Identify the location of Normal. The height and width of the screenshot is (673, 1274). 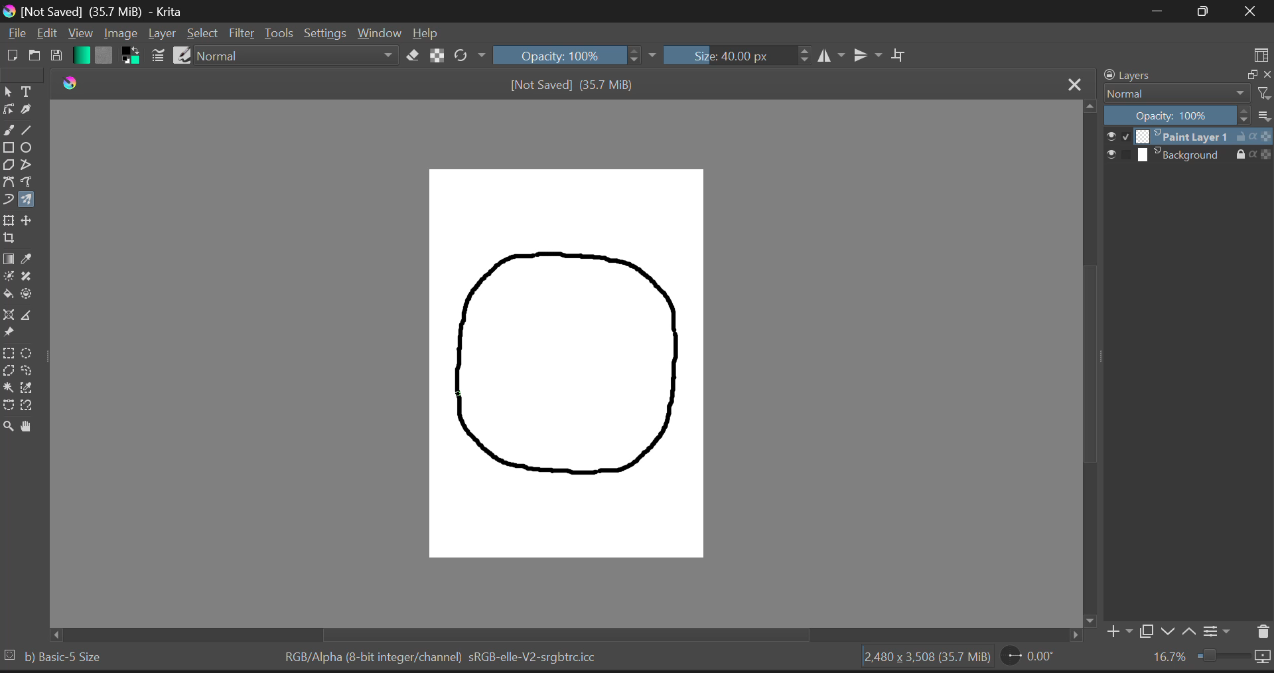
(298, 55).